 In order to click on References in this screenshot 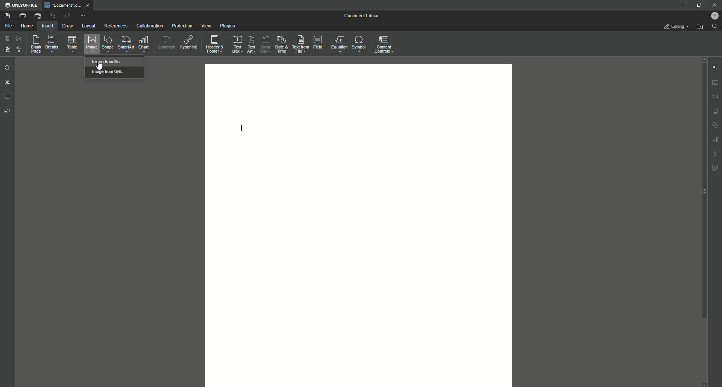, I will do `click(114, 26)`.